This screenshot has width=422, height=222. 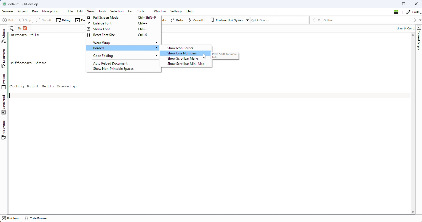 I want to click on Session, so click(x=7, y=12).